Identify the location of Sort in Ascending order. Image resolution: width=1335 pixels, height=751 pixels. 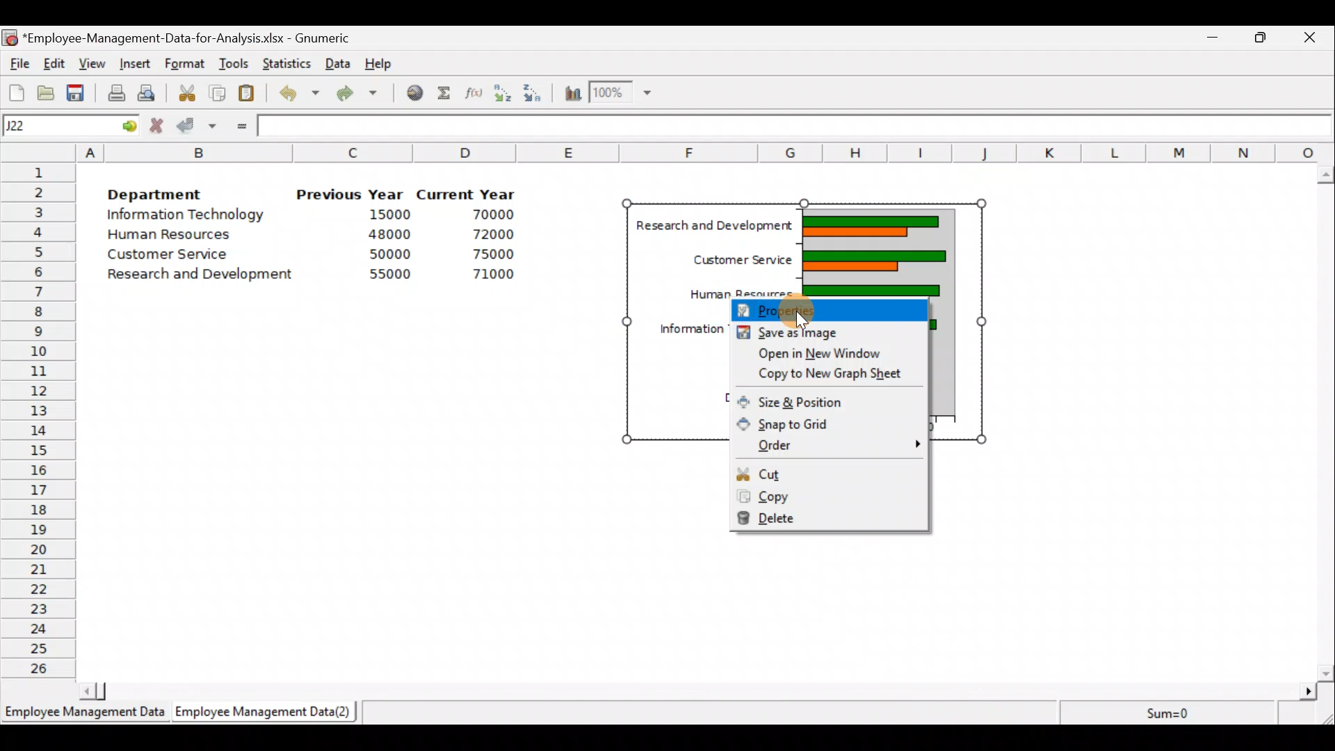
(502, 92).